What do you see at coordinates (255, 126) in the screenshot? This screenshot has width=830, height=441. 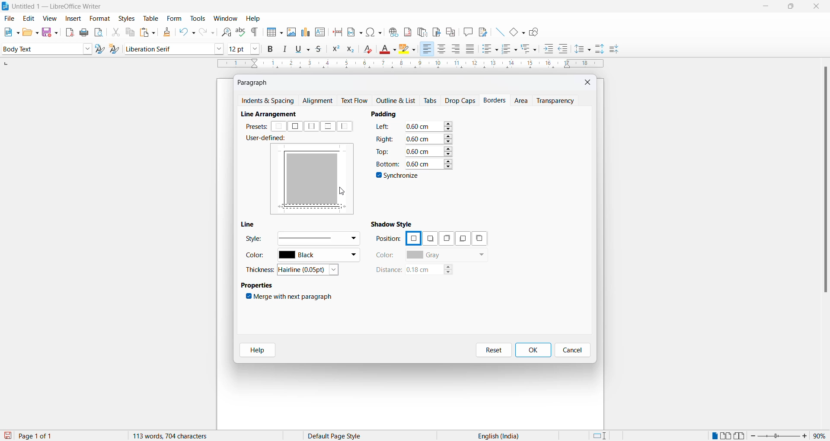 I see `presets` at bounding box center [255, 126].